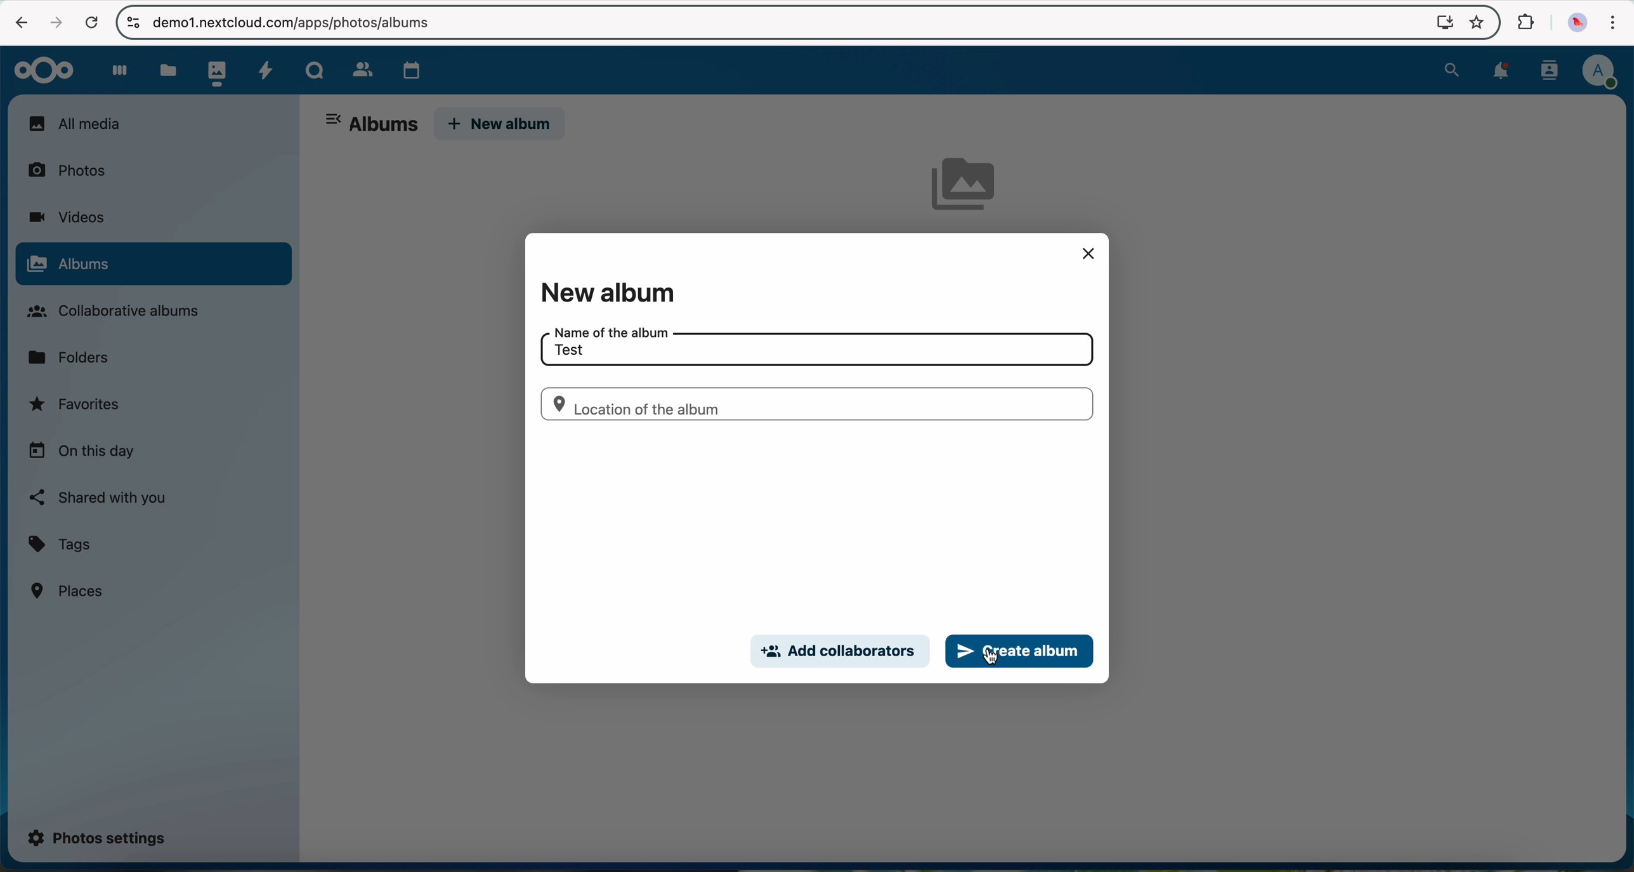 This screenshot has height=872, width=1634. What do you see at coordinates (501, 125) in the screenshot?
I see `click on new album` at bounding box center [501, 125].